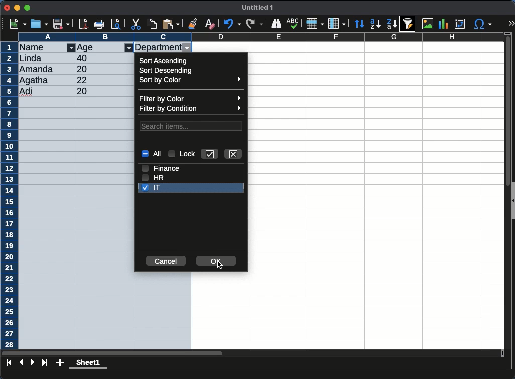 The image size is (515, 379). What do you see at coordinates (504, 194) in the screenshot?
I see `scroll` at bounding box center [504, 194].